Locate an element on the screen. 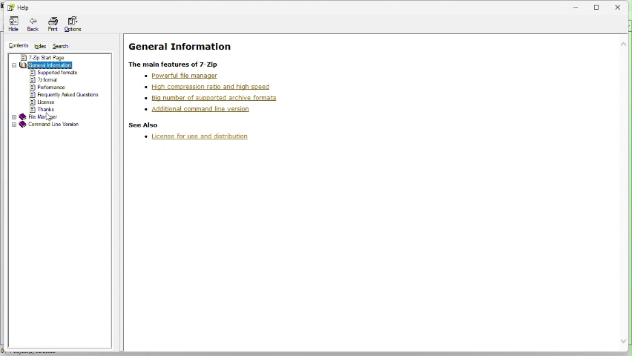 The height and width of the screenshot is (356, 632). Minimize is located at coordinates (576, 6).